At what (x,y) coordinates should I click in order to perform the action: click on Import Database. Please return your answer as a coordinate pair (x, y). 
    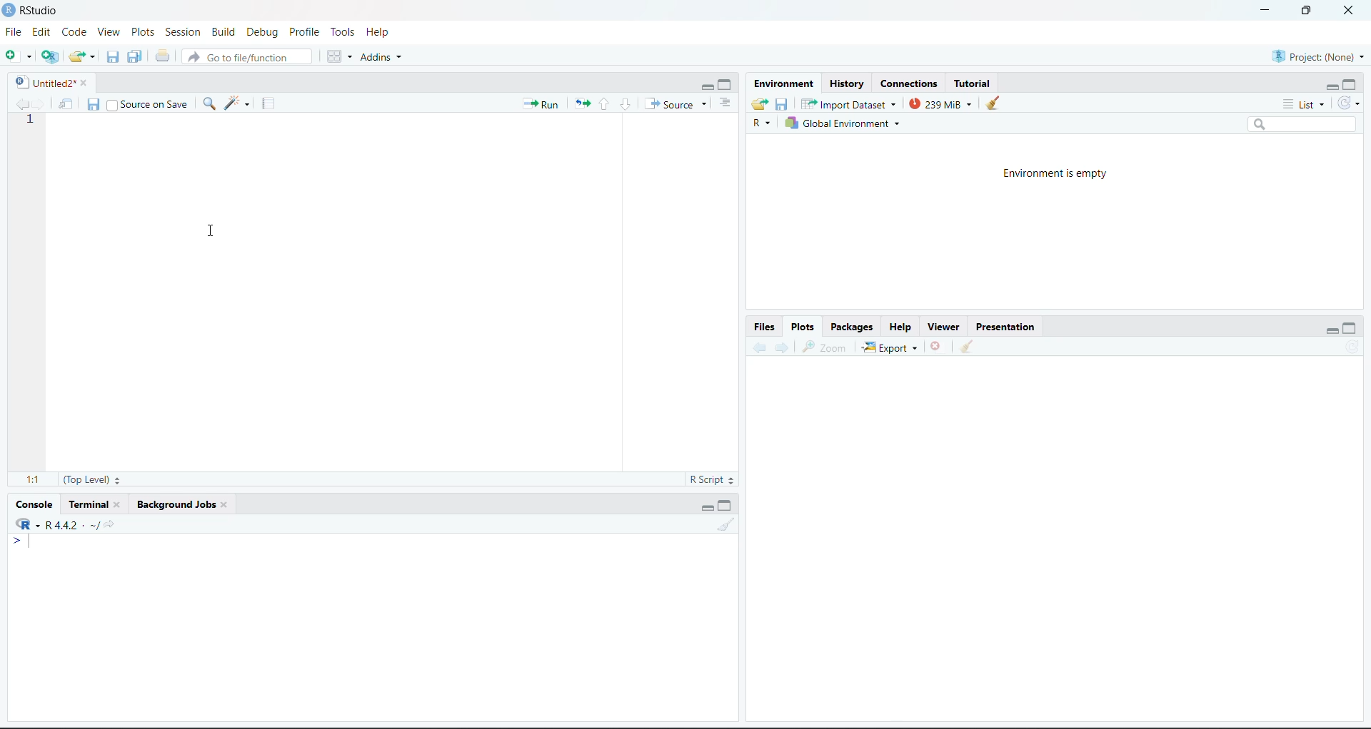
    Looking at the image, I should click on (850, 105).